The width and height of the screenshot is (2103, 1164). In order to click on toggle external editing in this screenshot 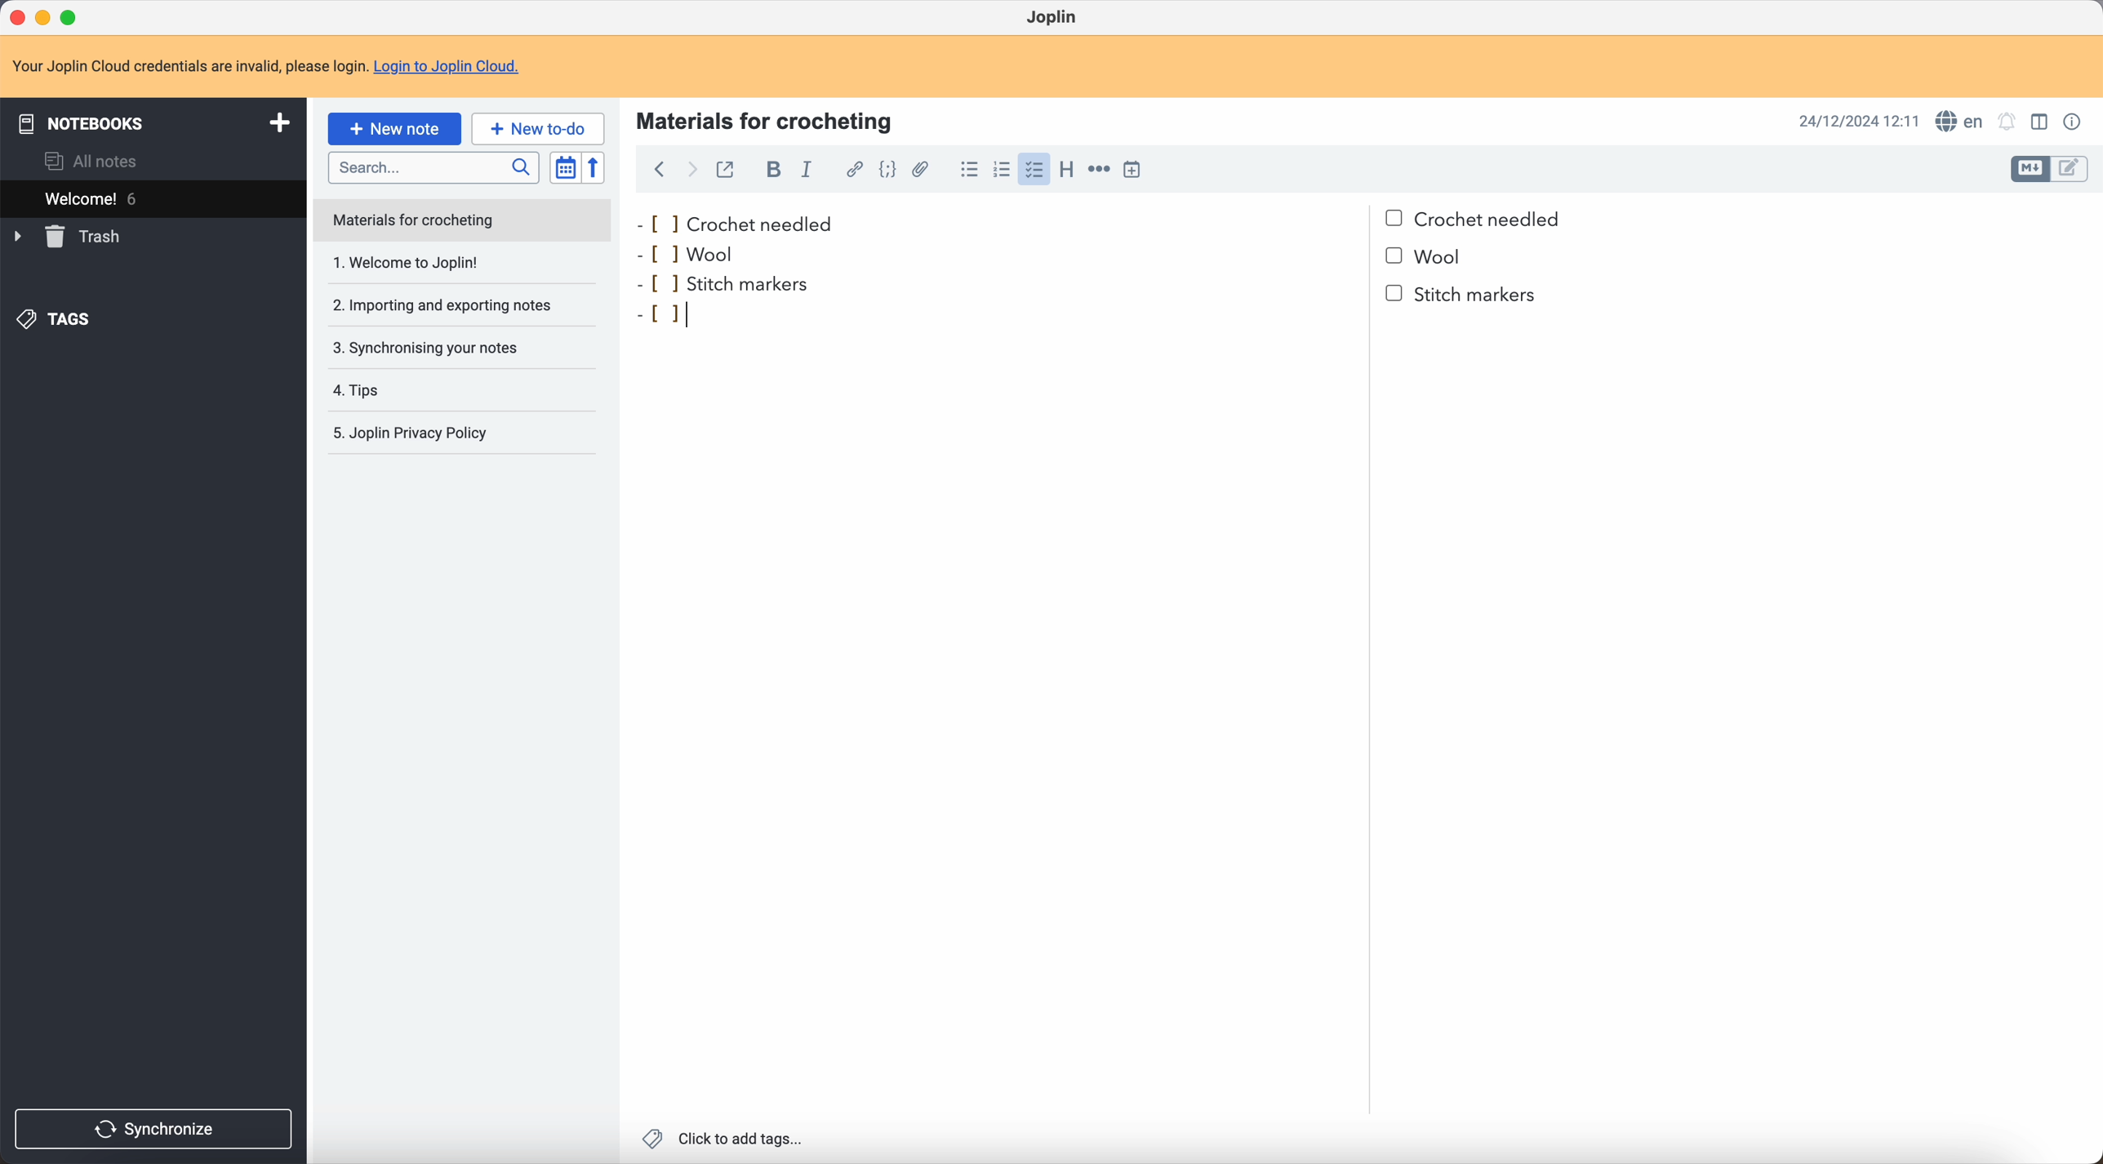, I will do `click(727, 174)`.